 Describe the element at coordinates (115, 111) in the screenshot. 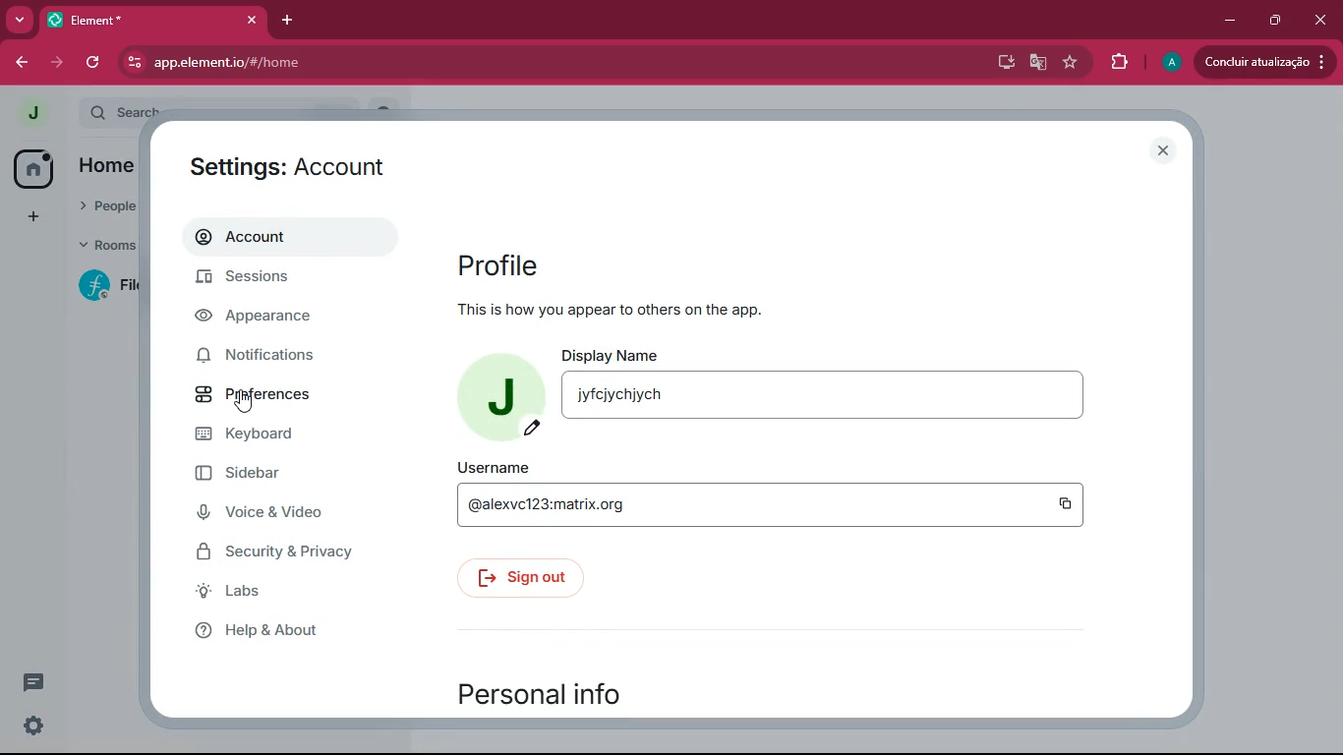

I see `search` at that location.